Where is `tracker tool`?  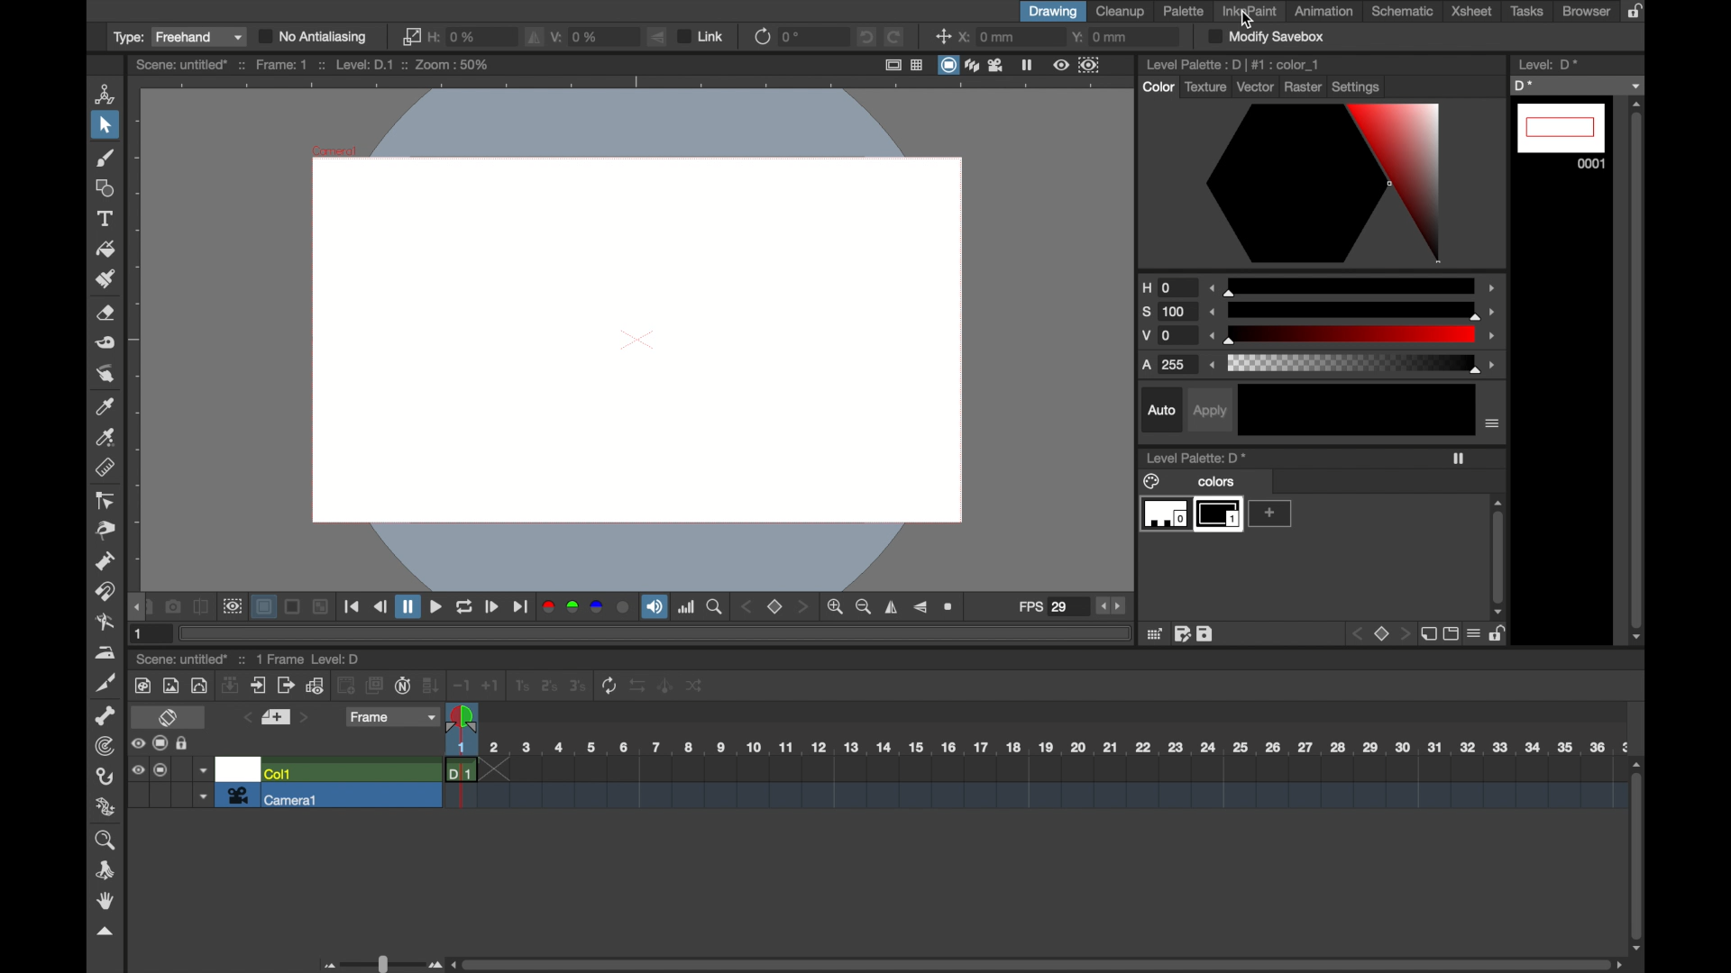
tracker tool is located at coordinates (104, 747).